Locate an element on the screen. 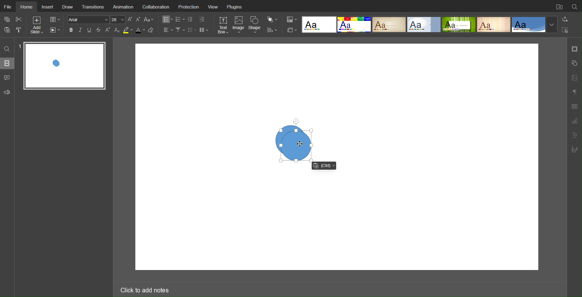 The width and height of the screenshot is (582, 297). Insert is located at coordinates (49, 7).